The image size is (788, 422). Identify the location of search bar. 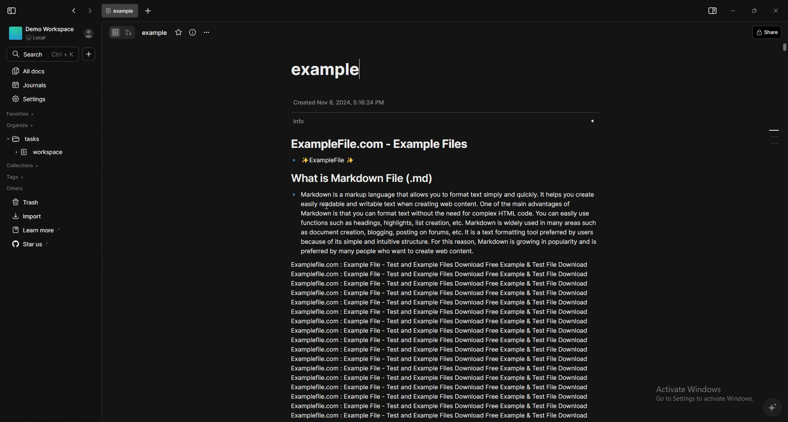
(43, 53).